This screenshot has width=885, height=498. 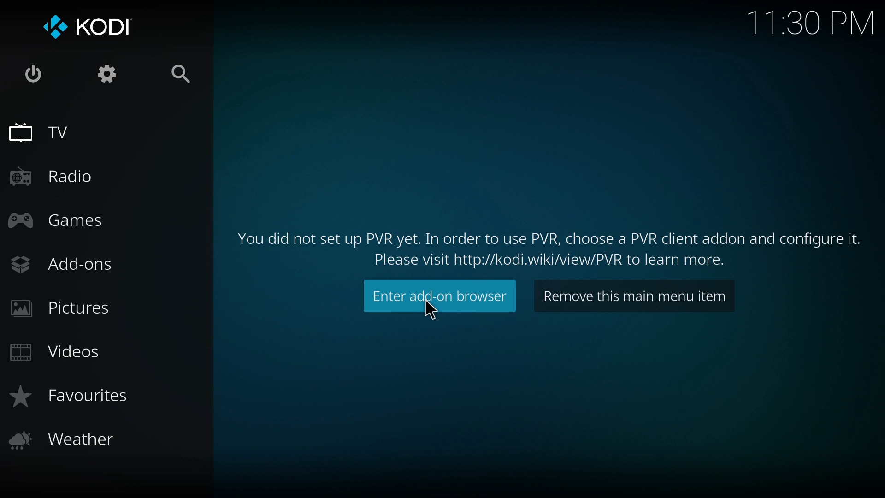 I want to click on add ons, so click(x=67, y=264).